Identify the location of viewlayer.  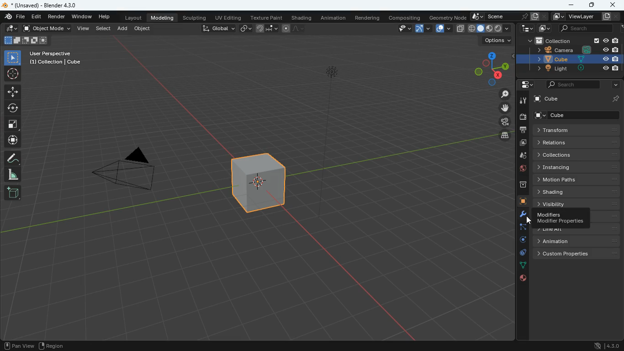
(586, 17).